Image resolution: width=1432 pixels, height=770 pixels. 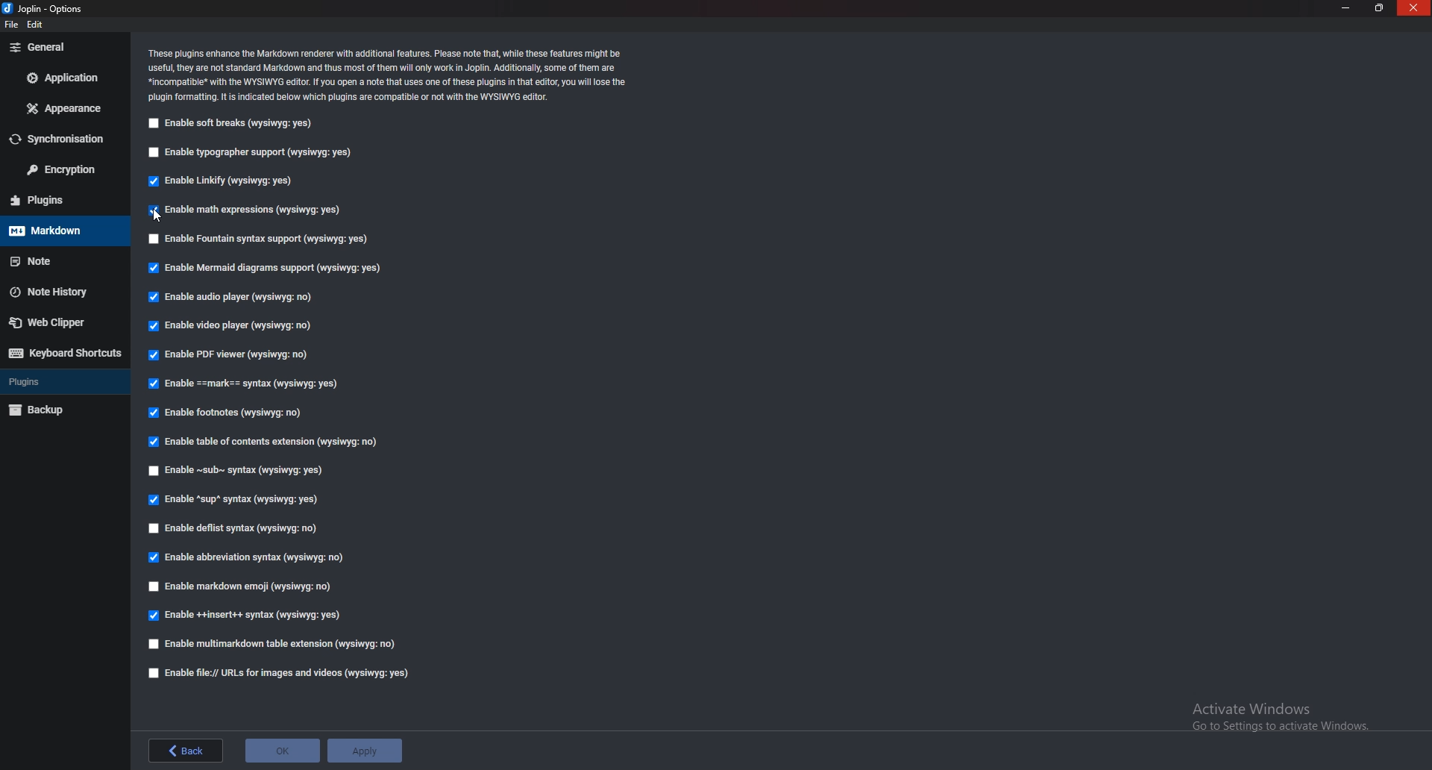 I want to click on Enable sup syntax, so click(x=233, y=499).